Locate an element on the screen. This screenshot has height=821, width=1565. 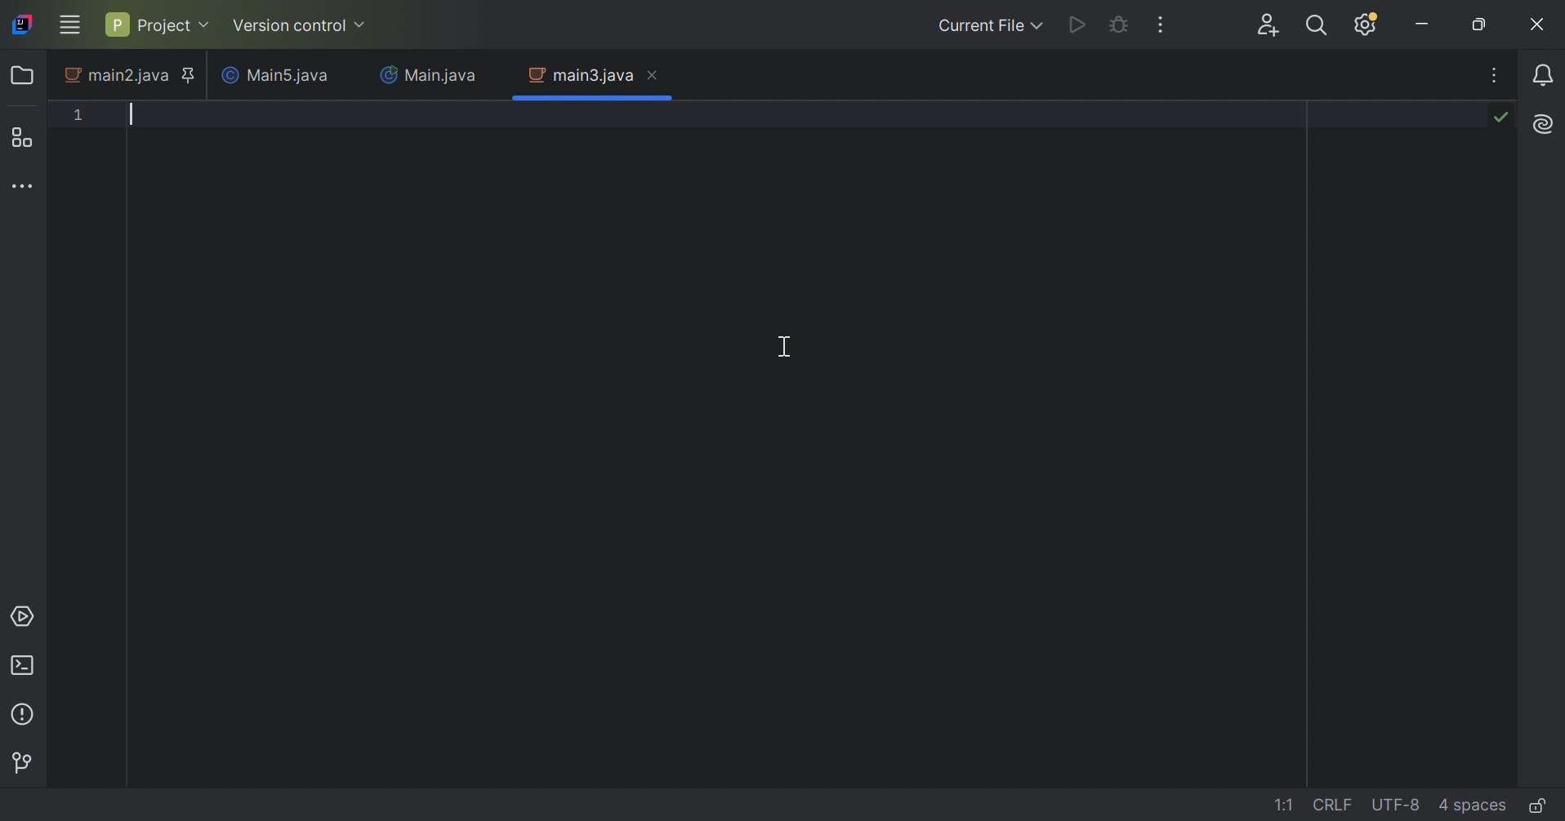
Problems is located at coordinates (23, 714).